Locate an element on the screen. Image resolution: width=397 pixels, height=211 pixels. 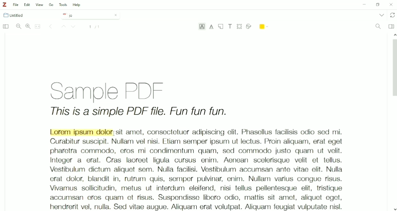
Close is located at coordinates (391, 4).